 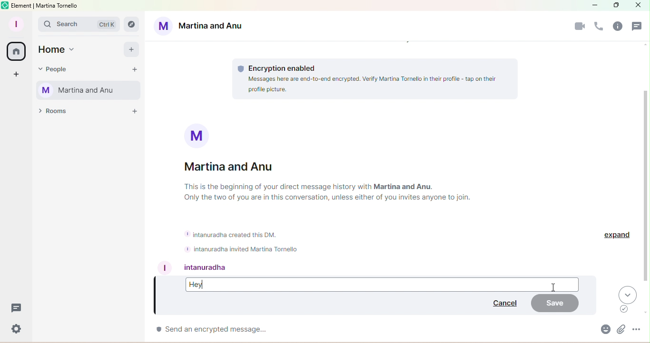 What do you see at coordinates (79, 25) in the screenshot?
I see `Search bar` at bounding box center [79, 25].